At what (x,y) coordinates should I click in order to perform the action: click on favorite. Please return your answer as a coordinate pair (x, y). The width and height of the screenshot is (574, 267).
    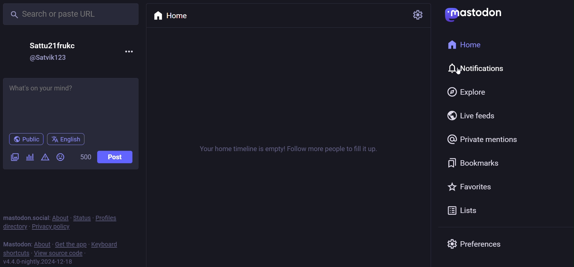
    Looking at the image, I should click on (471, 186).